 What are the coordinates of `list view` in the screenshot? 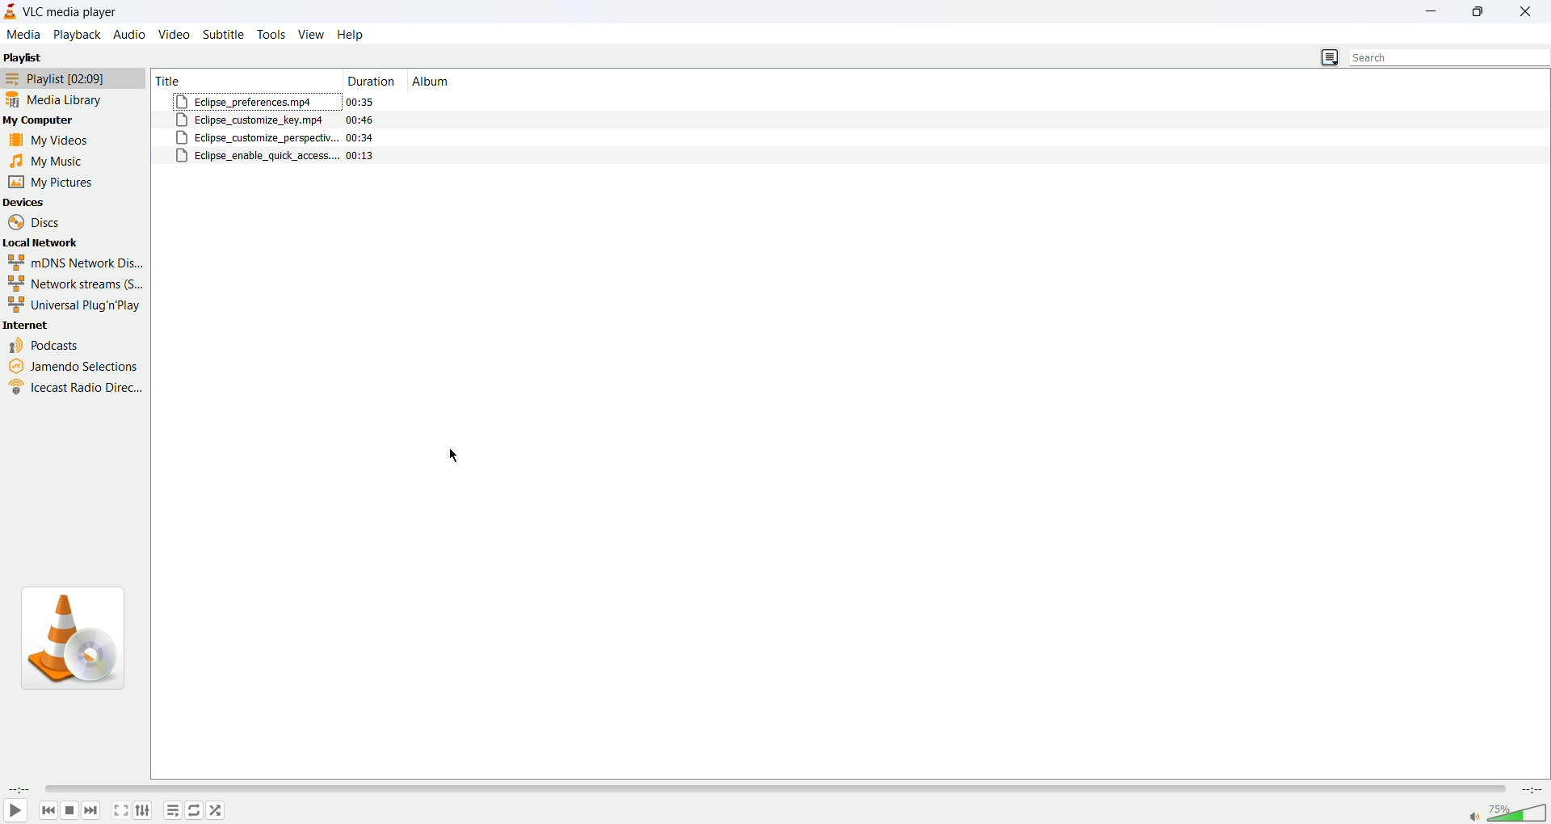 It's located at (1330, 57).